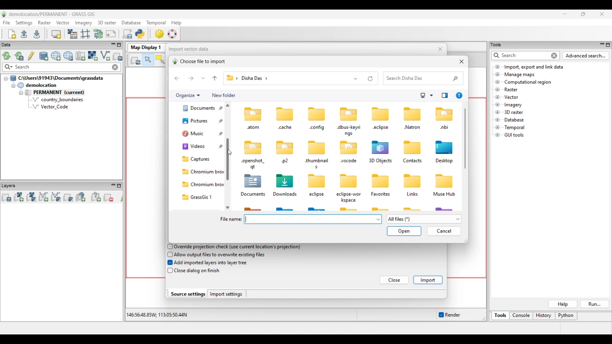 The image size is (612, 344). Describe the element at coordinates (19, 56) in the screenshot. I see `Reload current GRASS mapset only` at that location.